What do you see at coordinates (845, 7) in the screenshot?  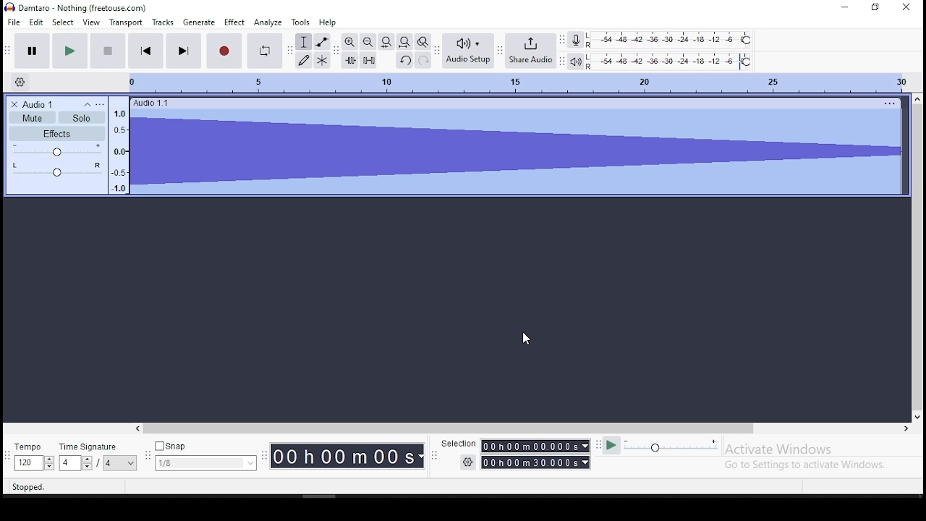 I see `` at bounding box center [845, 7].